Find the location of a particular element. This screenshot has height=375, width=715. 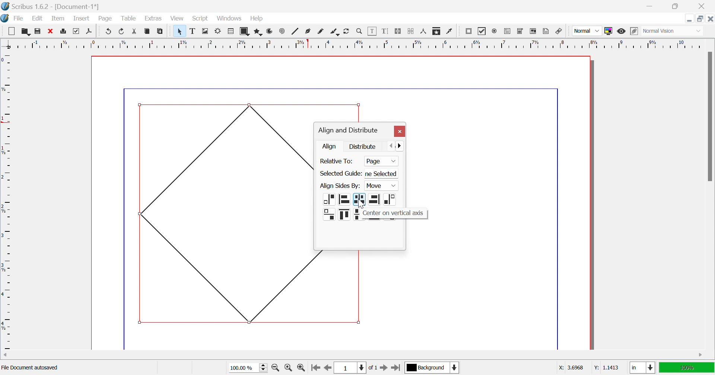

Page is located at coordinates (105, 19).